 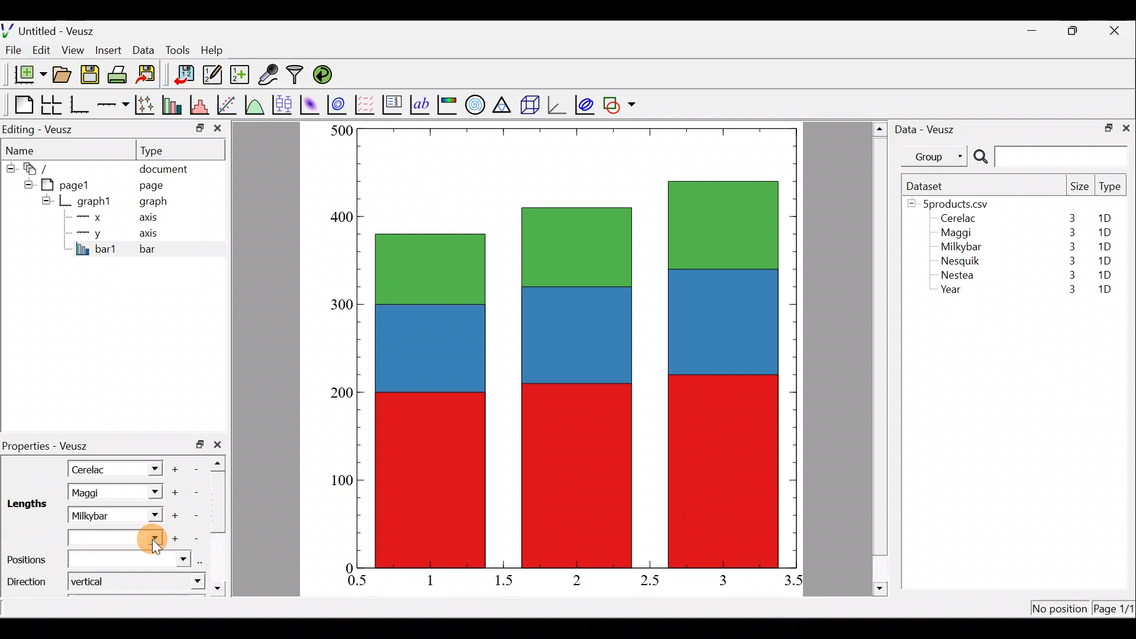 I want to click on 1D, so click(x=1102, y=246).